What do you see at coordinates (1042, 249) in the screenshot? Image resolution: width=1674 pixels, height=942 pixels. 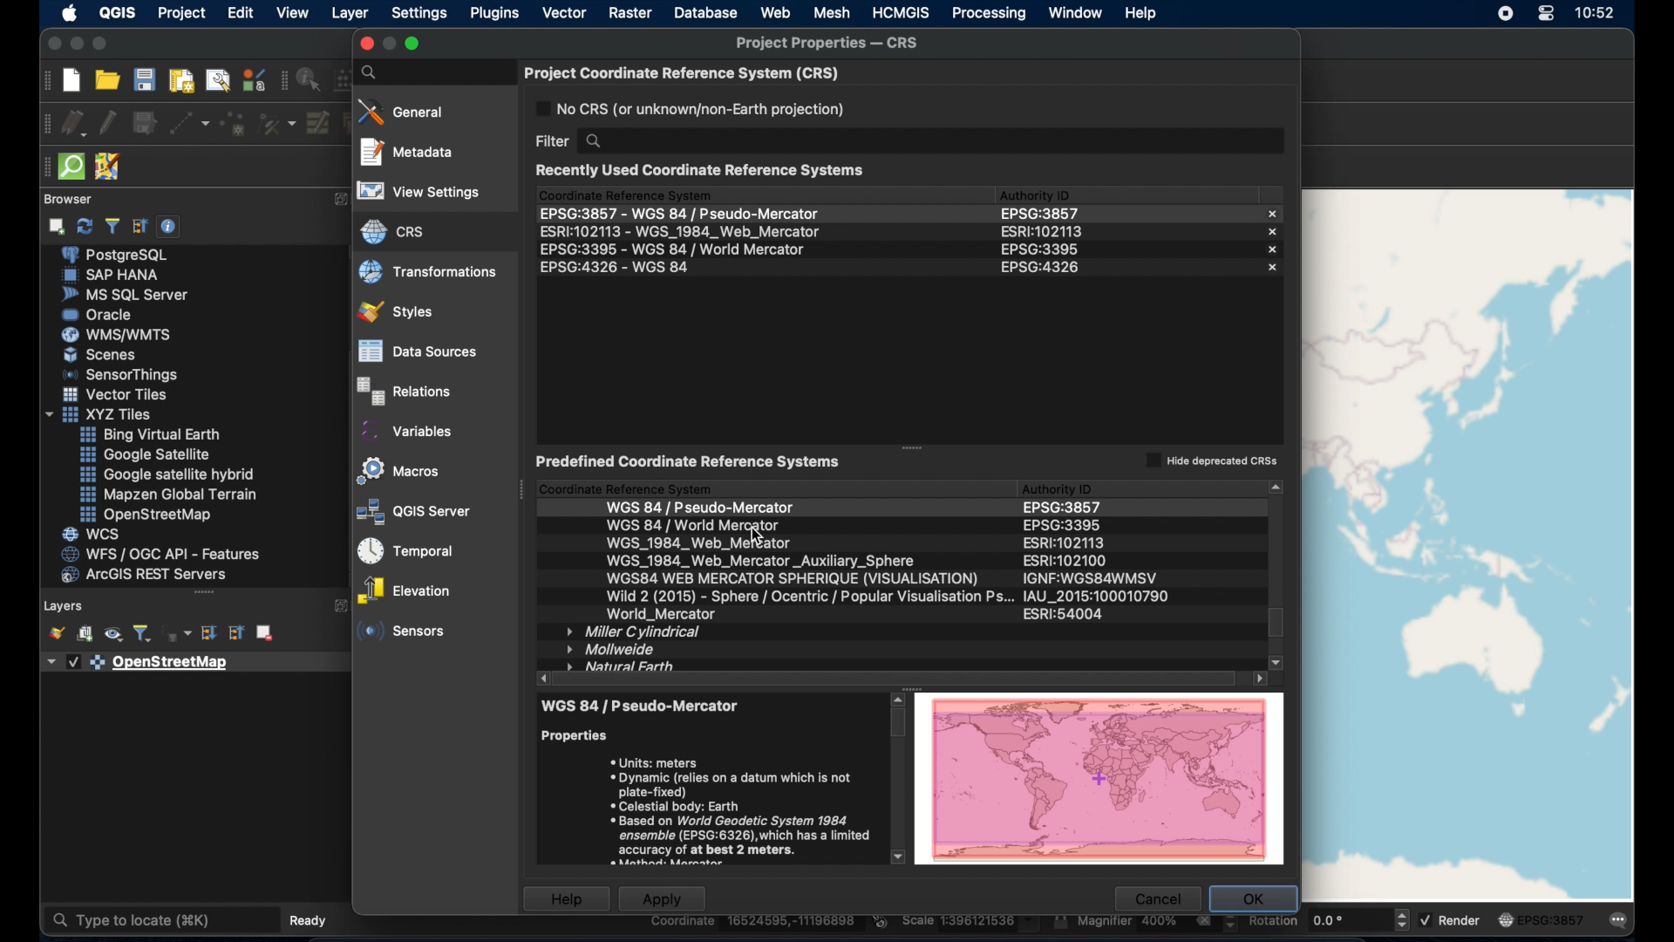 I see `epsg:3395` at bounding box center [1042, 249].